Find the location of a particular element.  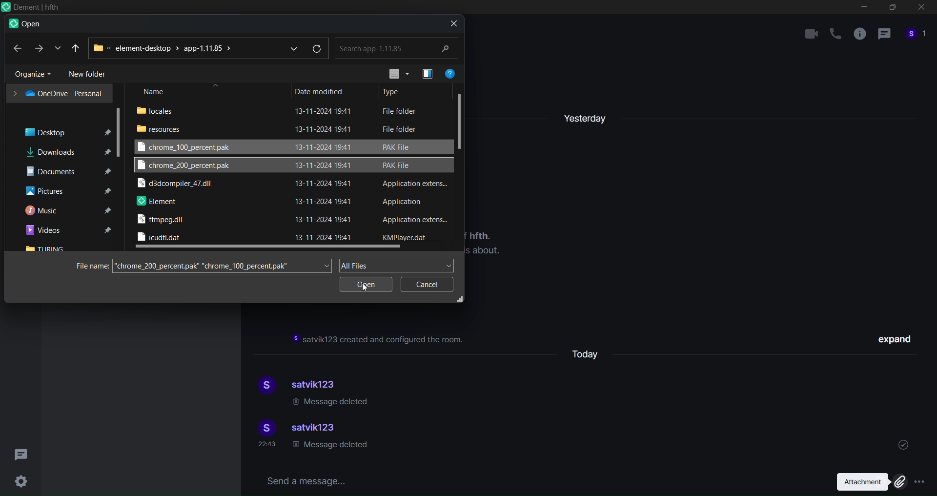

vertical scroll bar is located at coordinates (462, 118).